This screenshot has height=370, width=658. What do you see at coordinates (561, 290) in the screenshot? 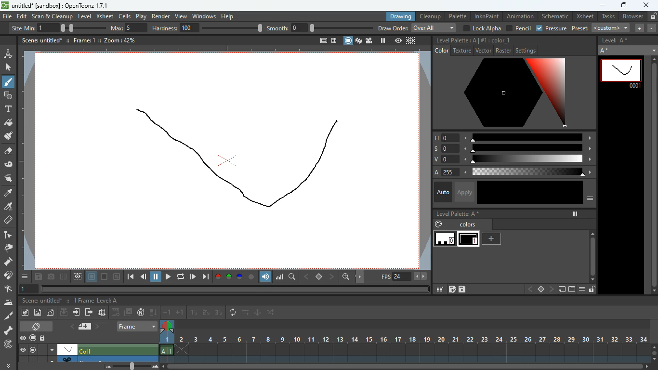
I see `sticker` at bounding box center [561, 290].